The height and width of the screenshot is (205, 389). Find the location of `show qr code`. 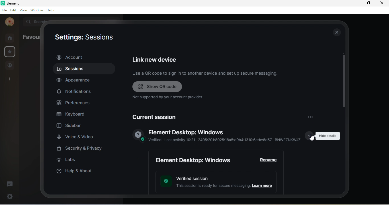

show qr code is located at coordinates (157, 86).